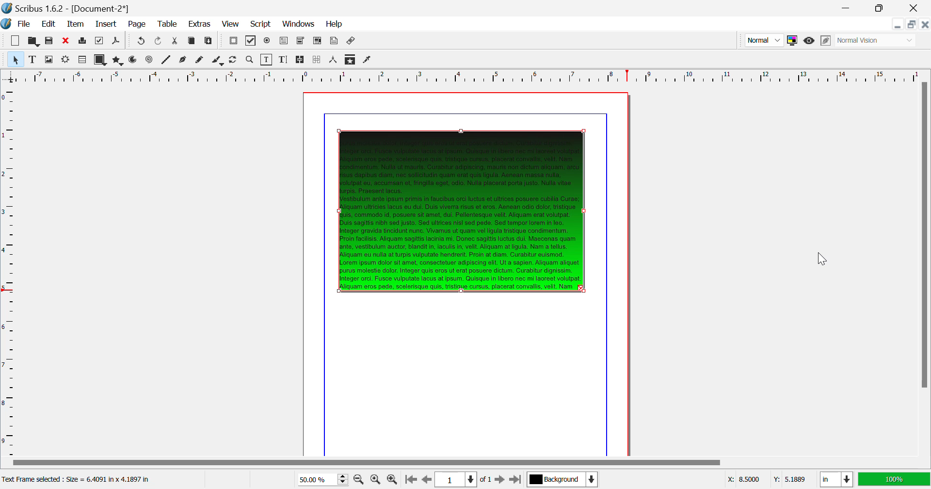 The width and height of the screenshot is (931, 489). Describe the element at coordinates (235, 61) in the screenshot. I see `Page Rotation` at that location.